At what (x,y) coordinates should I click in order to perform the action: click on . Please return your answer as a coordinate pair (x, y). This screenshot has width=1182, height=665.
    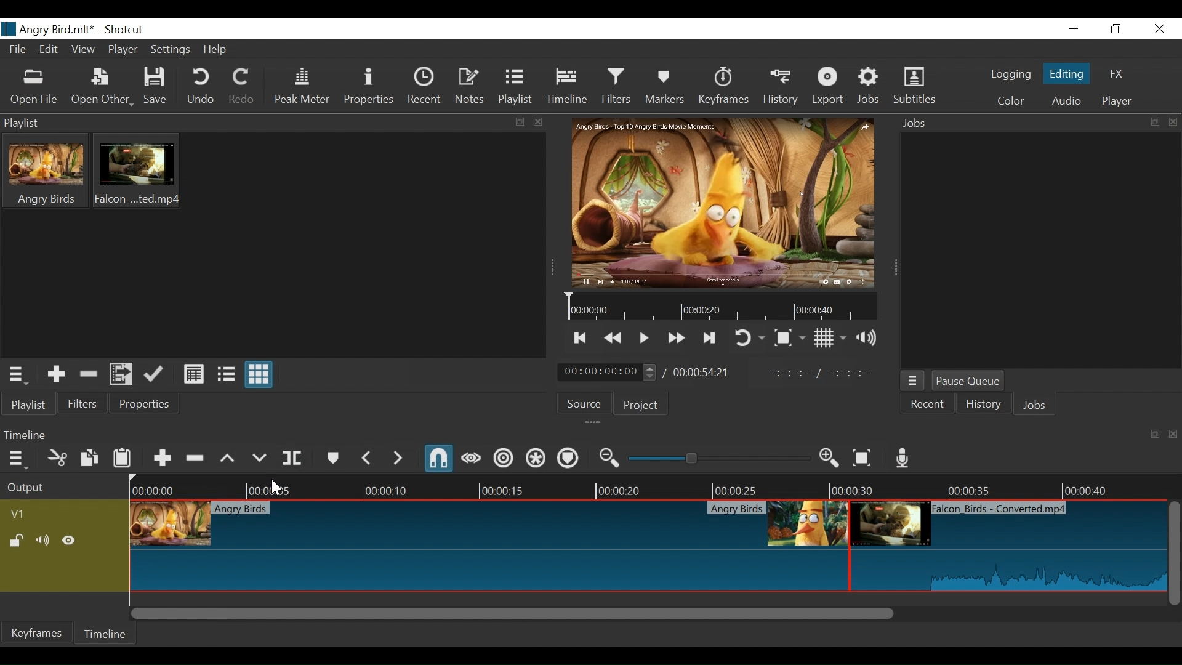
    Looking at the image, I should click on (298, 458).